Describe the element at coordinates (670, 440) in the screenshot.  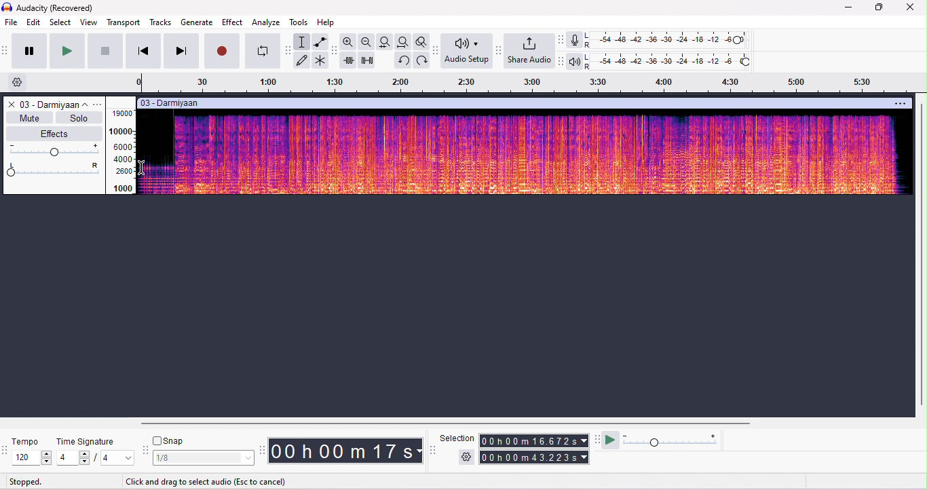
I see `playback speed` at that location.